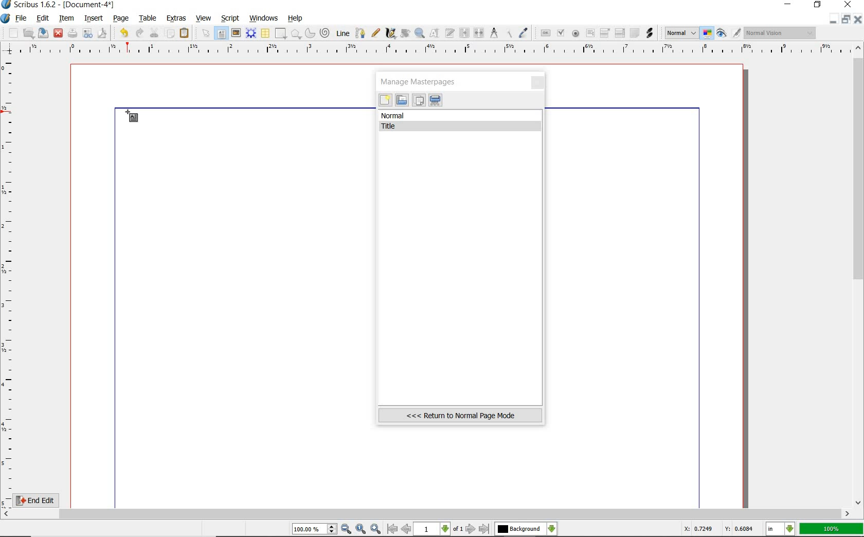 This screenshot has height=537, width=864. Describe the element at coordinates (781, 34) in the screenshot. I see `Normal Vision` at that location.